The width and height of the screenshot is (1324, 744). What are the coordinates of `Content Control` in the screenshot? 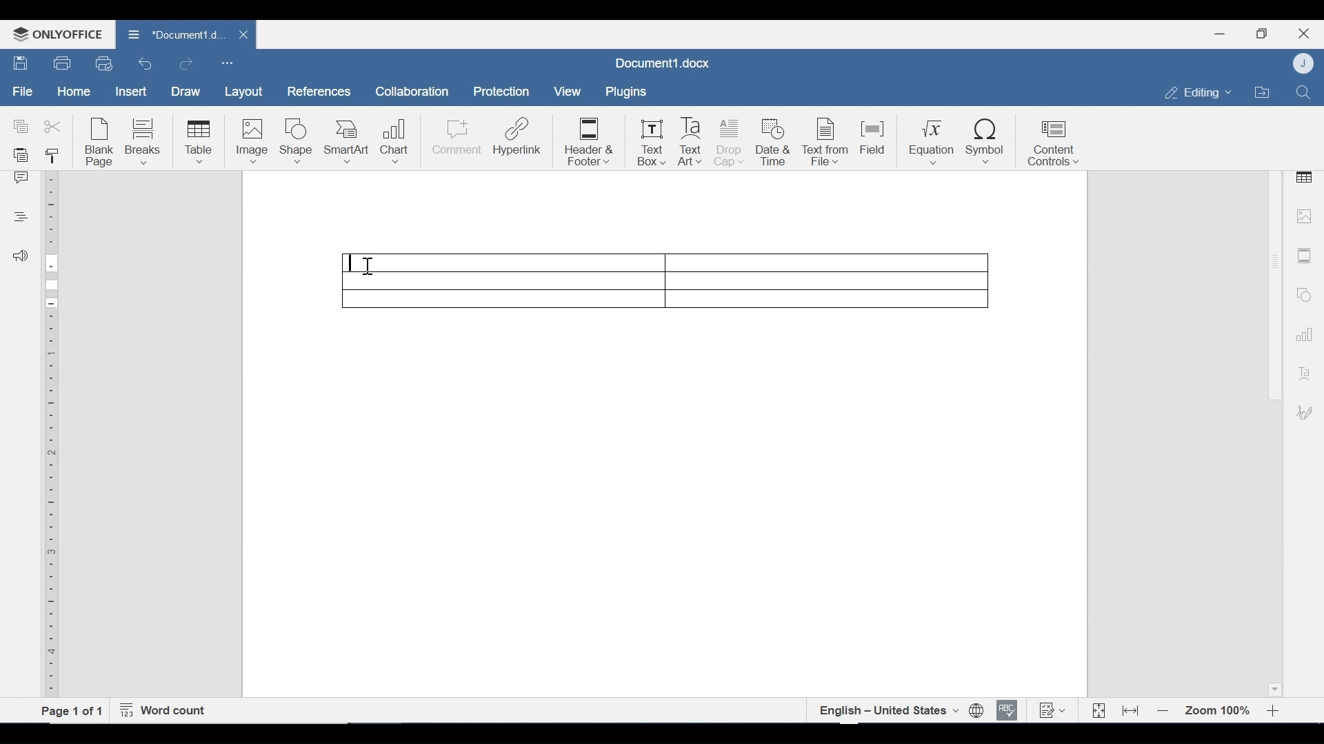 It's located at (1052, 145).